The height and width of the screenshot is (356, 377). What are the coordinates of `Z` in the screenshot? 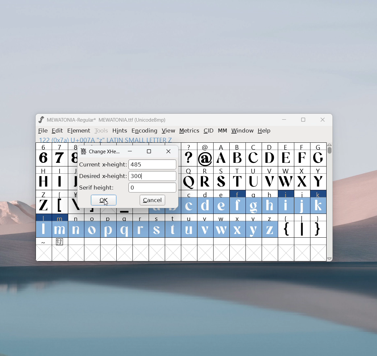 It's located at (43, 201).